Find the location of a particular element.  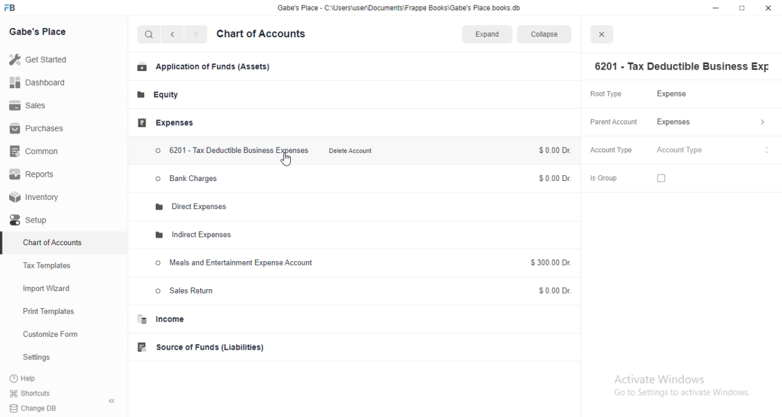

6201 - Tax Deductible Business Expenses is located at coordinates (230, 150).